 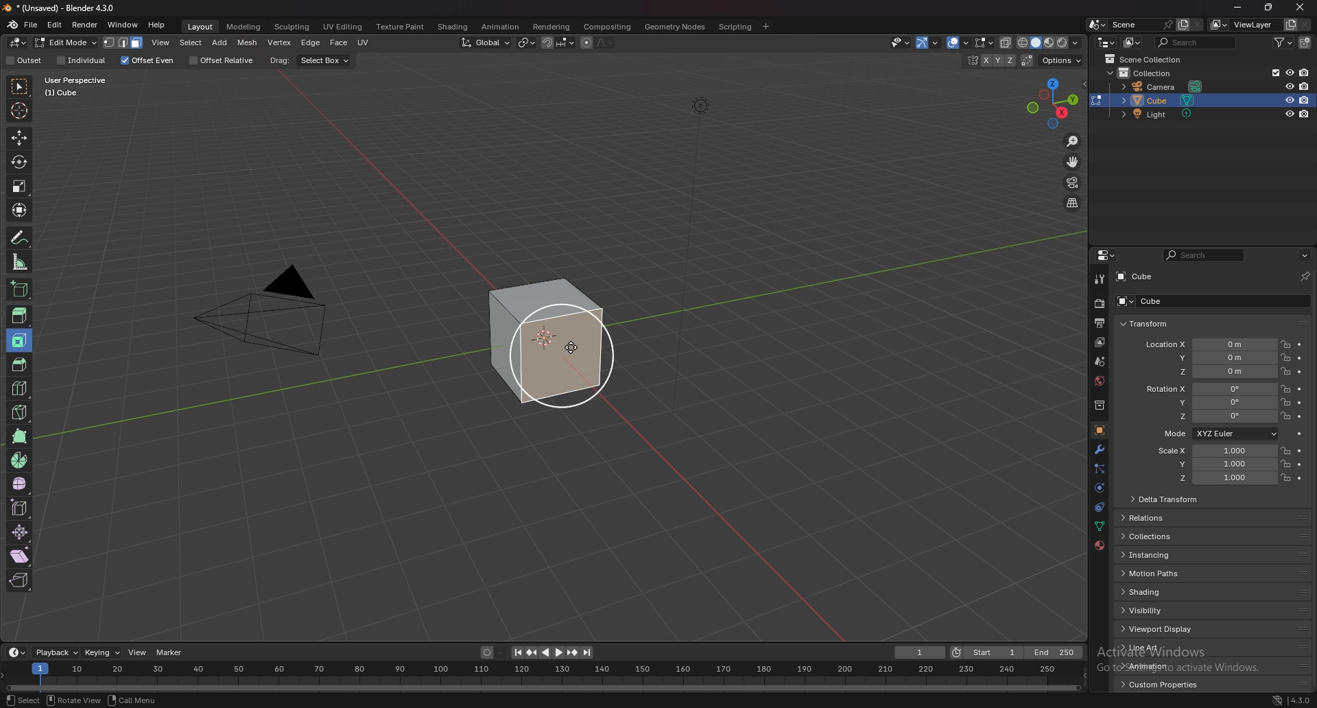 What do you see at coordinates (21, 412) in the screenshot?
I see `knife` at bounding box center [21, 412].